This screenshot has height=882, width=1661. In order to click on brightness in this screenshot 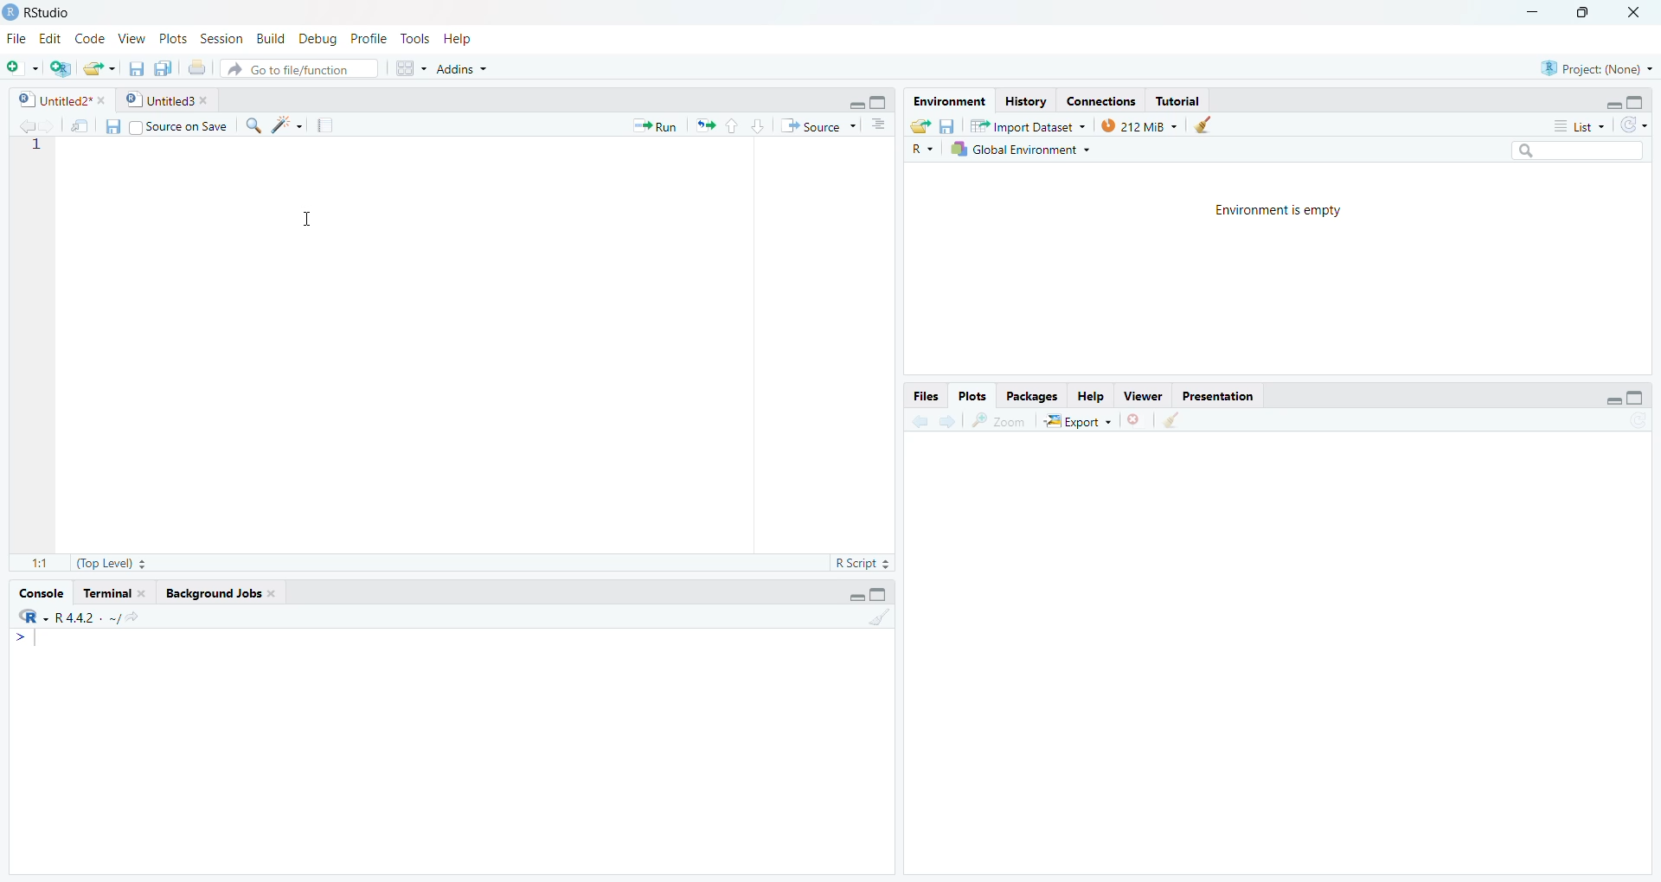, I will do `click(289, 126)`.